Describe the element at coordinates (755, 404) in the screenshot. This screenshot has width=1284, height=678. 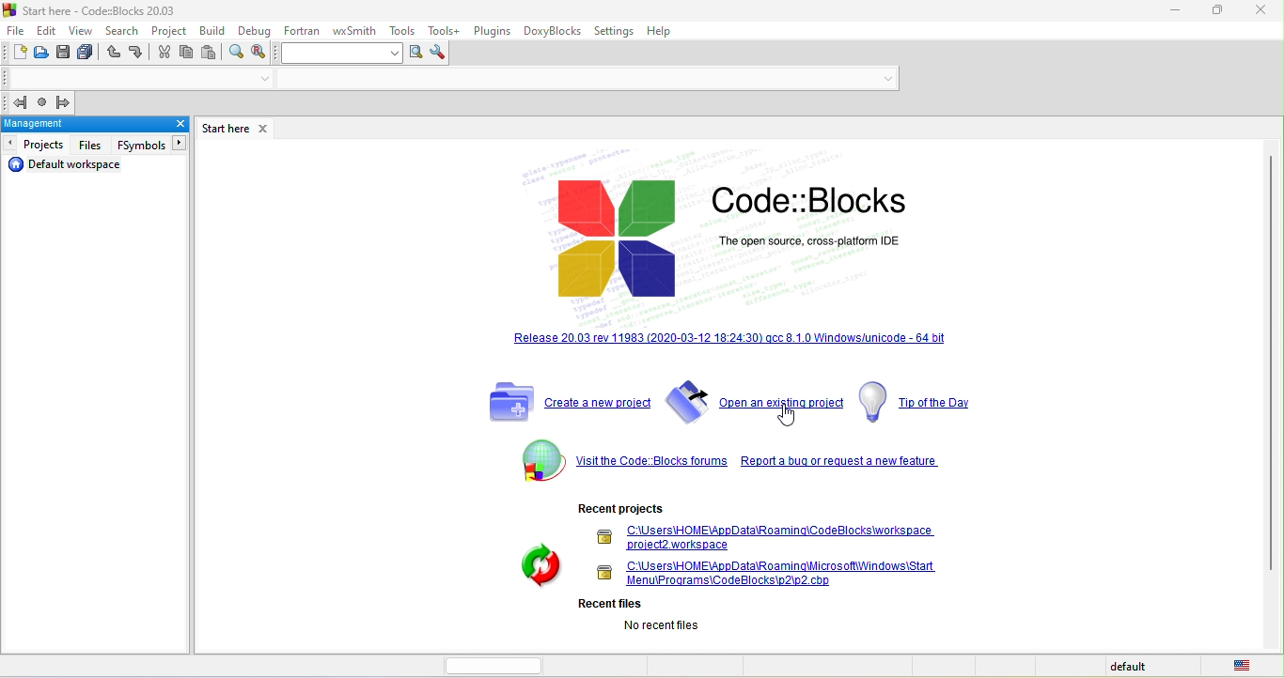
I see `open an  existing project` at that location.